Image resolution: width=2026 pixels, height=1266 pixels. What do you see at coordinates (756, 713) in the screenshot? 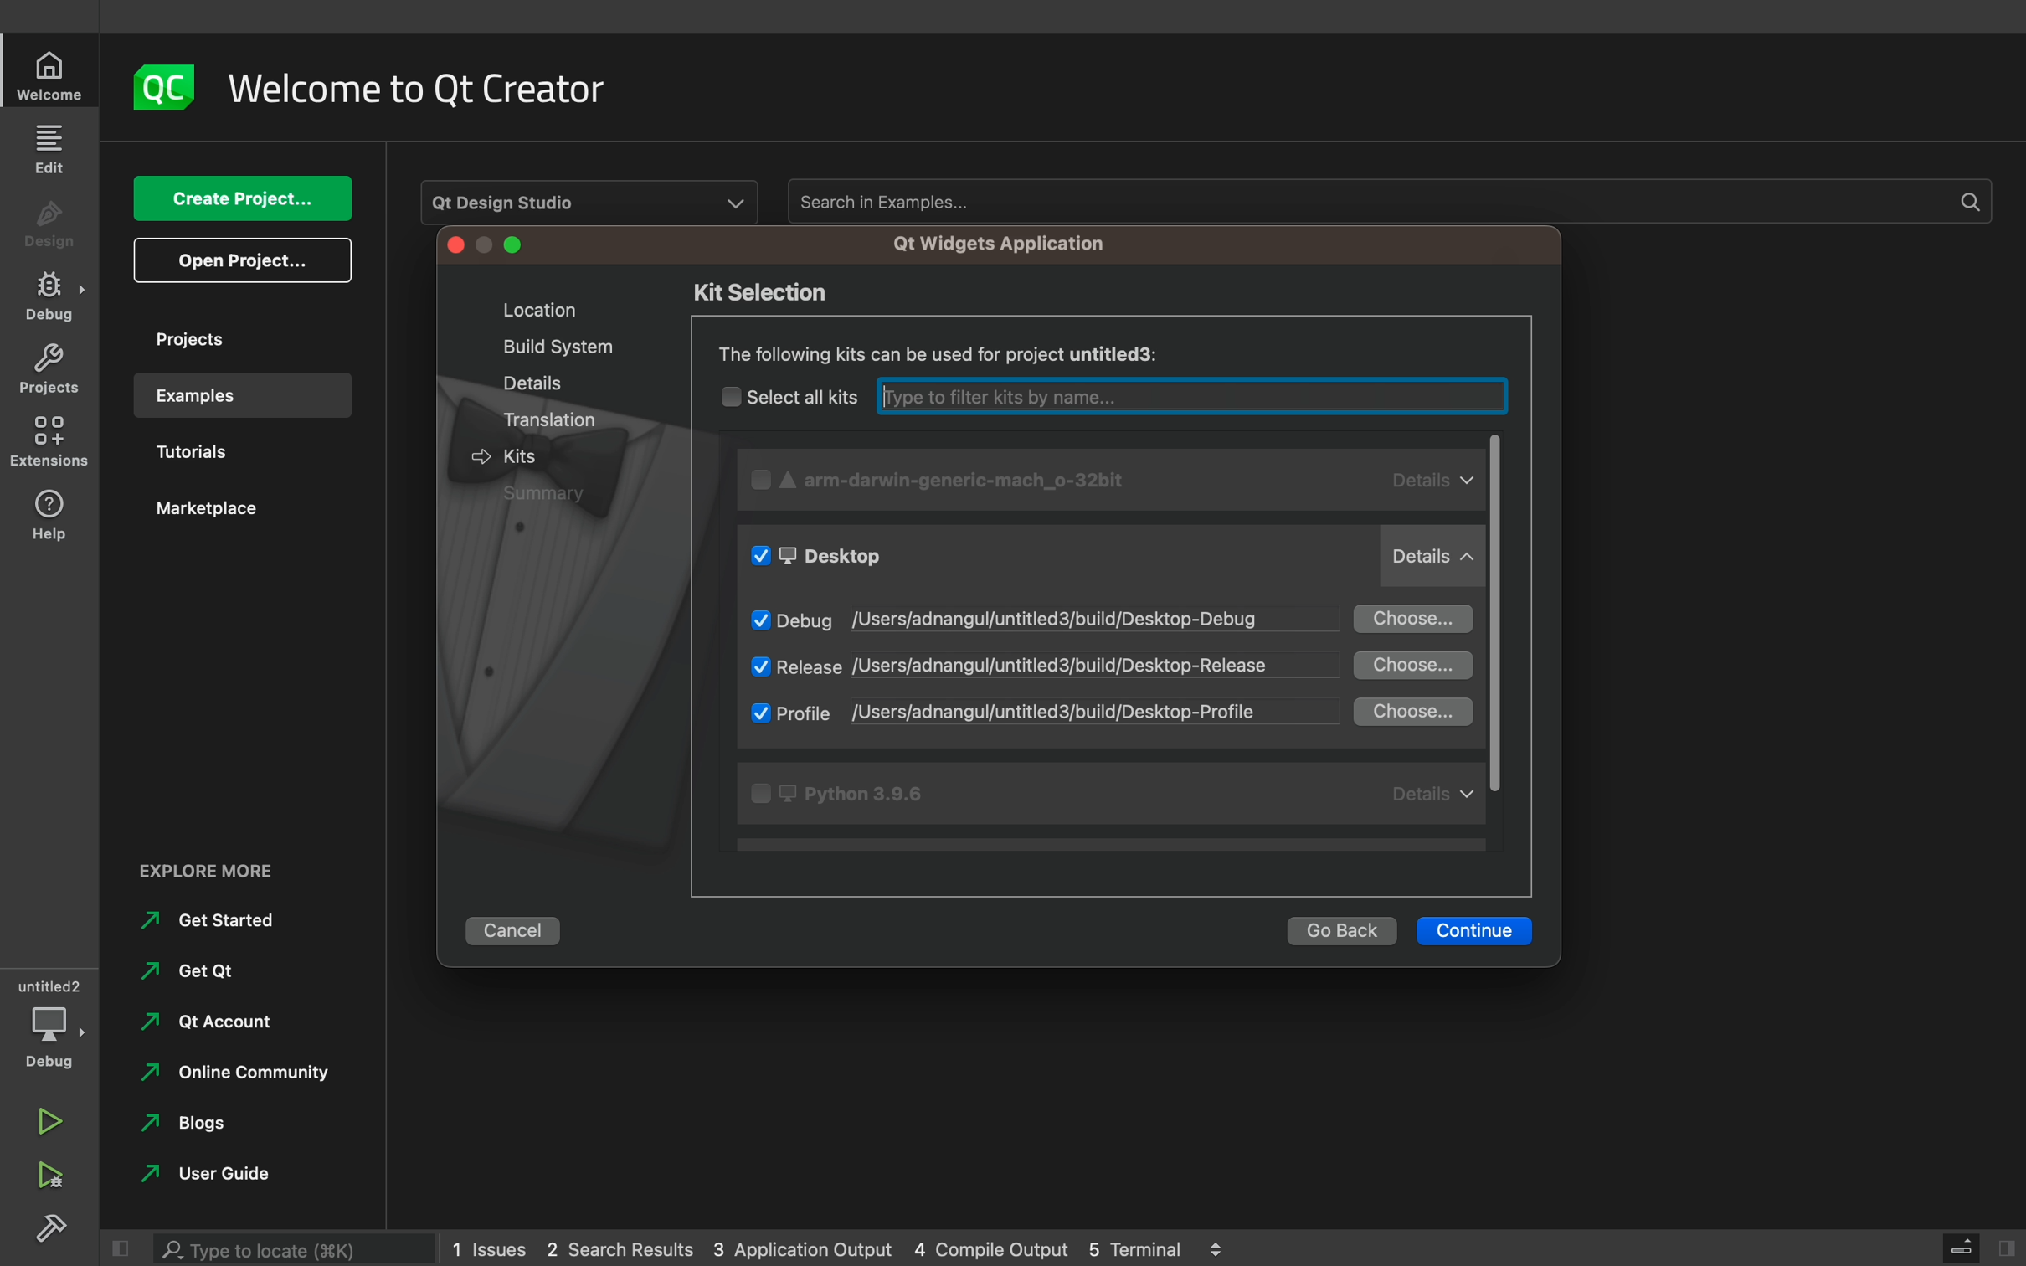
I see `check button` at bounding box center [756, 713].